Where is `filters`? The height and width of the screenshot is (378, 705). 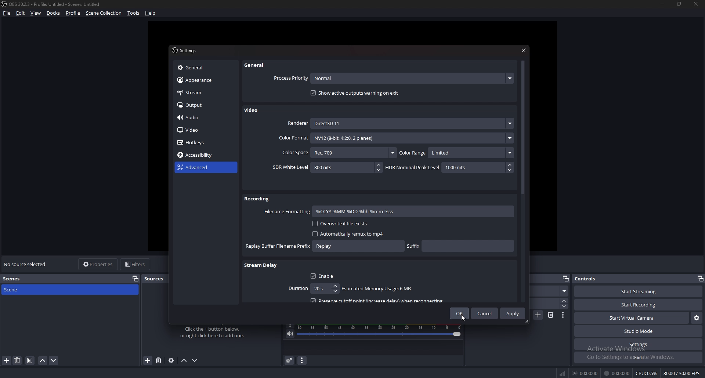 filters is located at coordinates (136, 264).